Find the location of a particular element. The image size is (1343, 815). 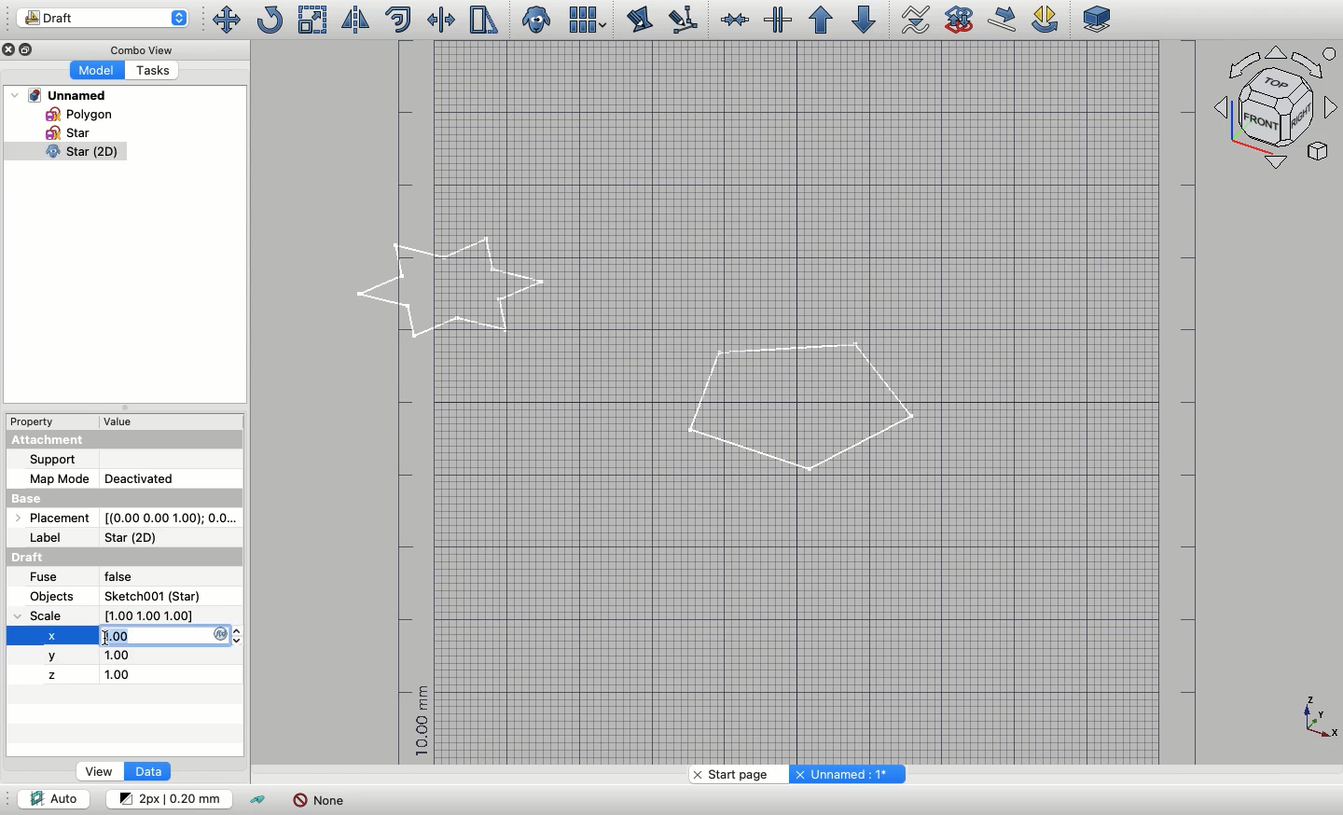

Placement is located at coordinates (52, 517).